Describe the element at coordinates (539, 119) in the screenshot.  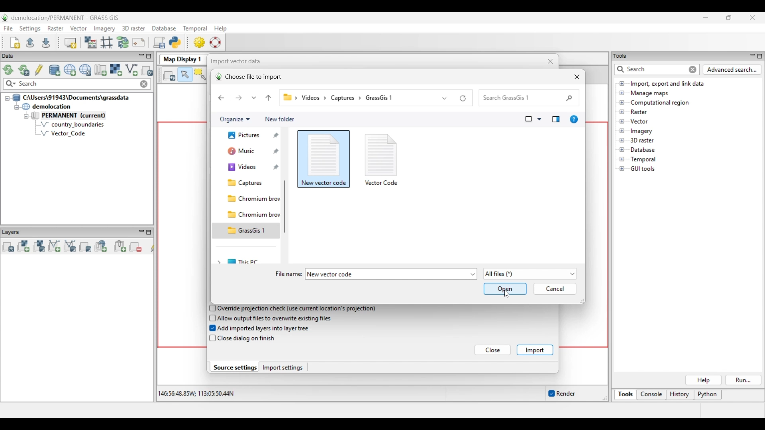
I see `Change view options` at that location.